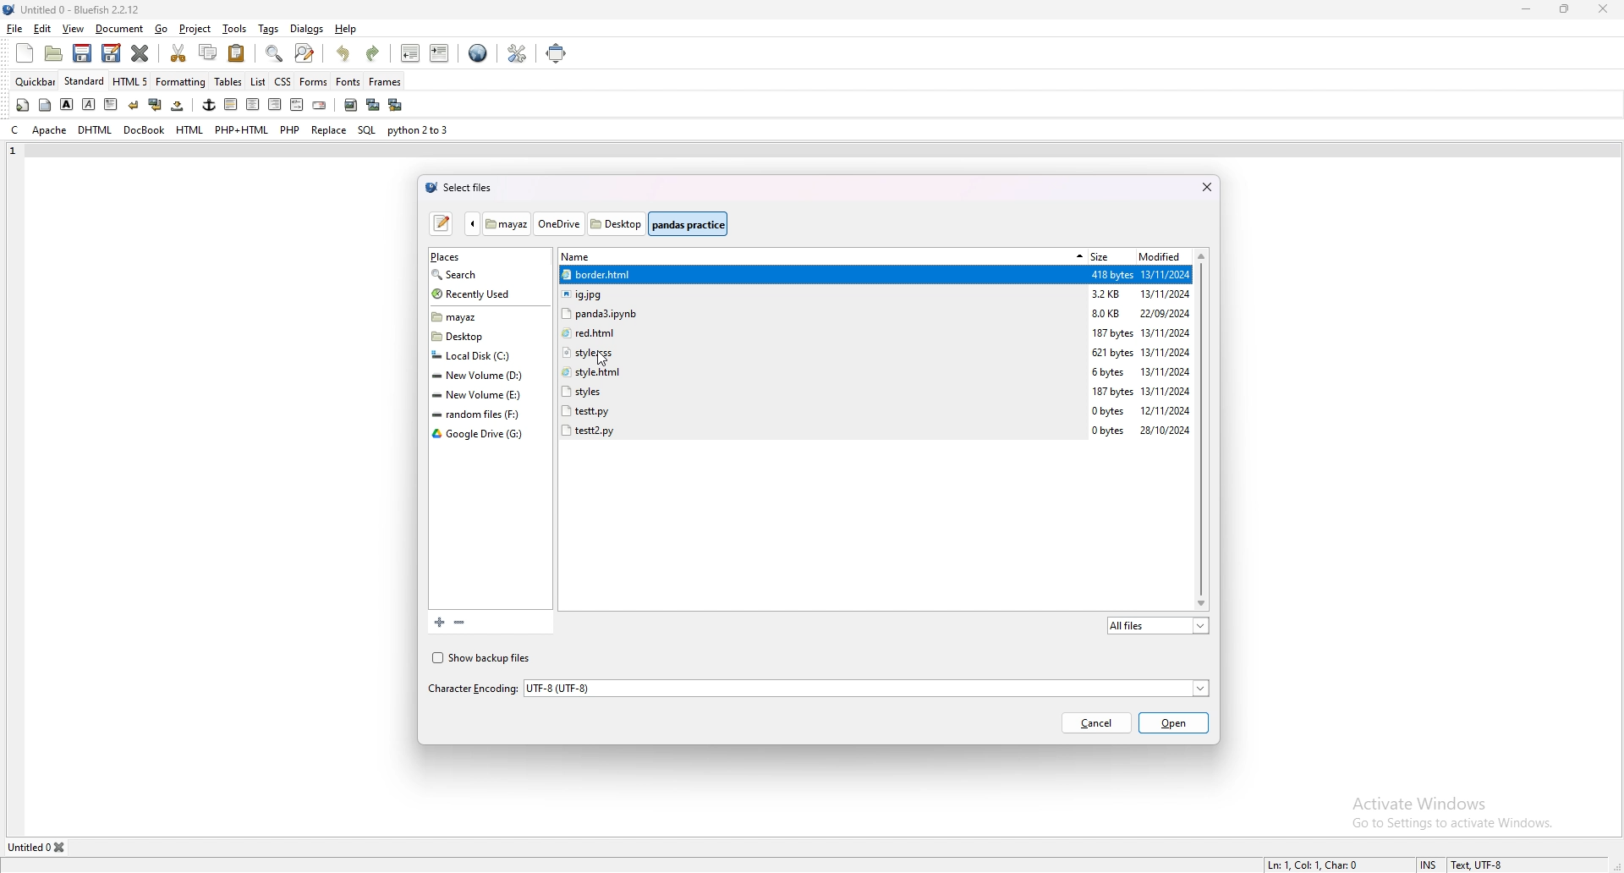  I want to click on folder, so click(487, 336).